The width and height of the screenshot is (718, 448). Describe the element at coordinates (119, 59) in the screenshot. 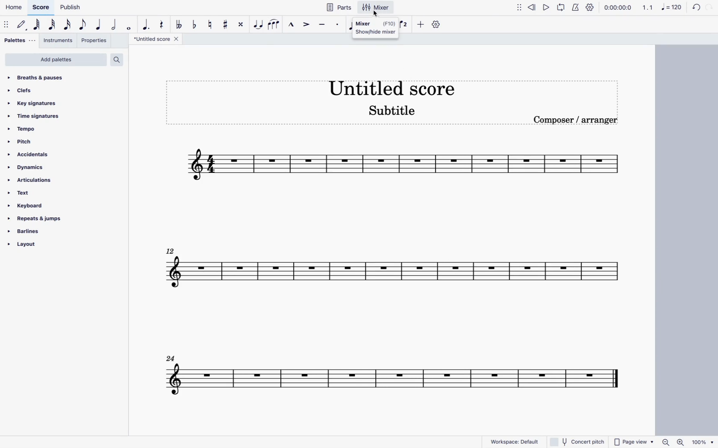

I see `search` at that location.